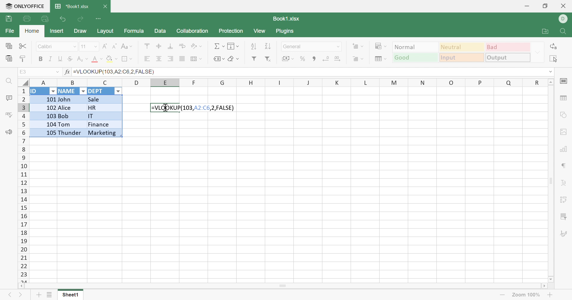 Image resolution: width=572 pixels, height=300 pixels. Describe the element at coordinates (103, 107) in the screenshot. I see `HR` at that location.